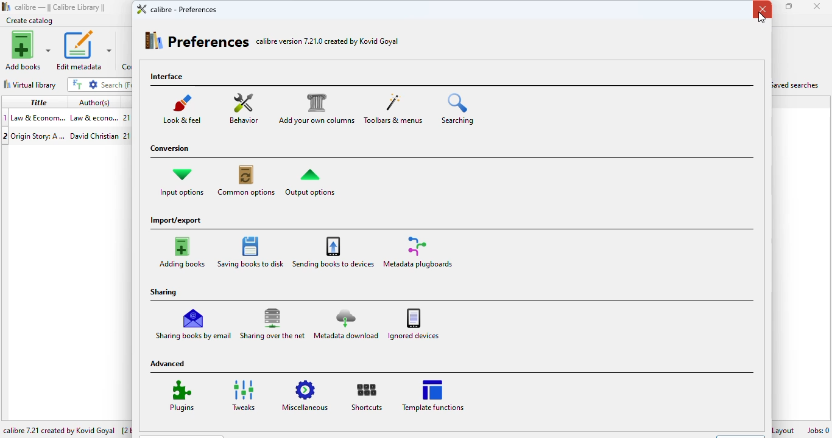 The width and height of the screenshot is (832, 438). Describe the element at coordinates (116, 85) in the screenshot. I see `search` at that location.